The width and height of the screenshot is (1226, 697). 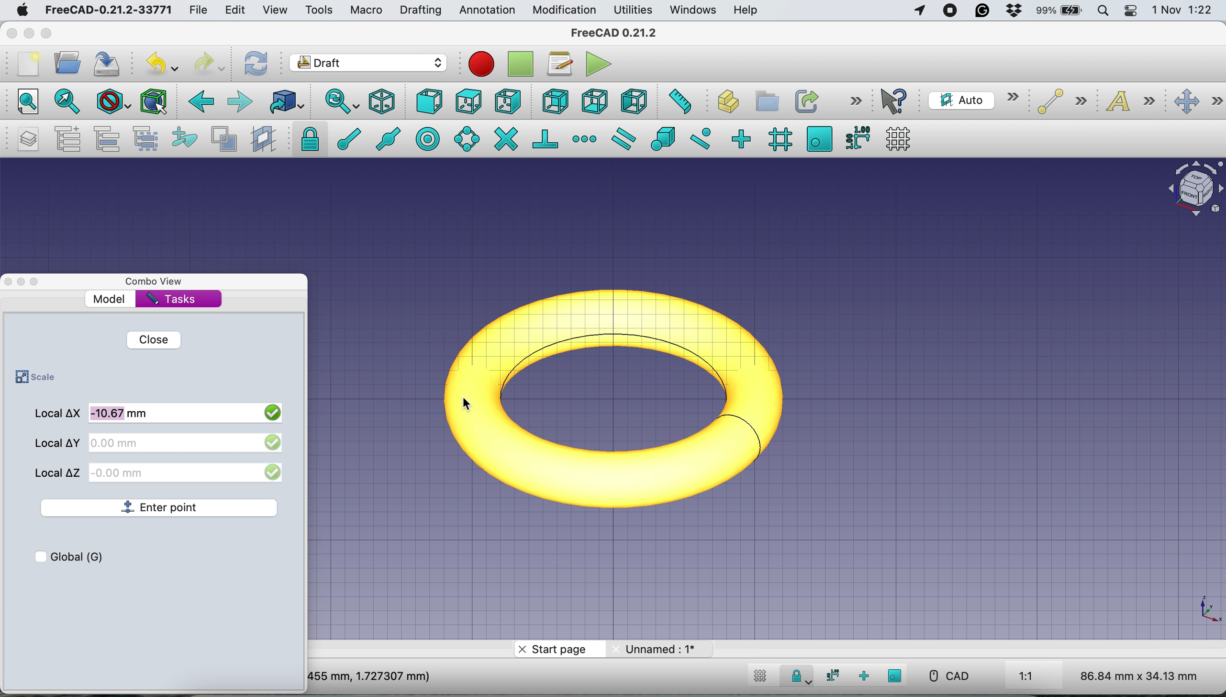 What do you see at coordinates (1059, 102) in the screenshot?
I see `line` at bounding box center [1059, 102].